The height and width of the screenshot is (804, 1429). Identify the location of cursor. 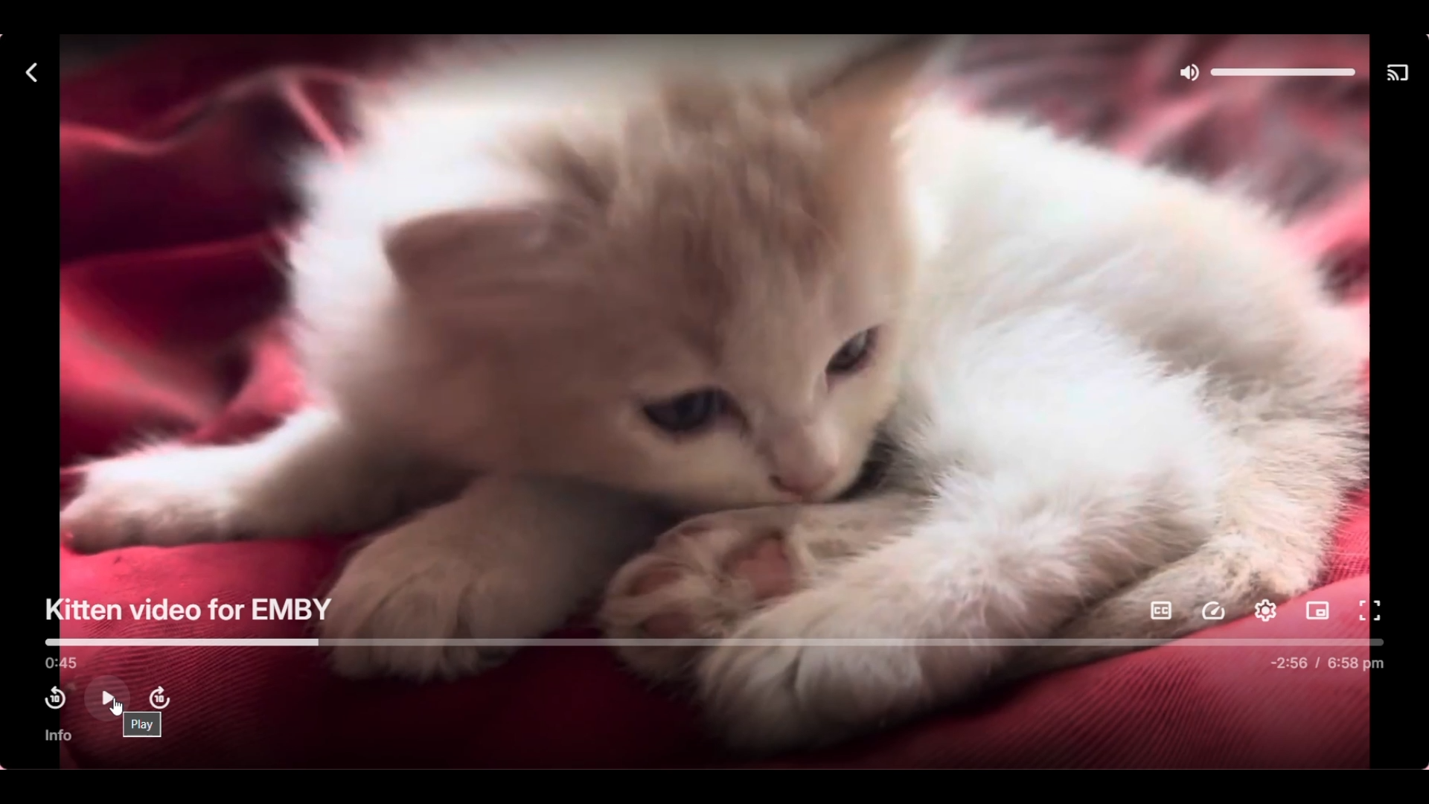
(114, 708).